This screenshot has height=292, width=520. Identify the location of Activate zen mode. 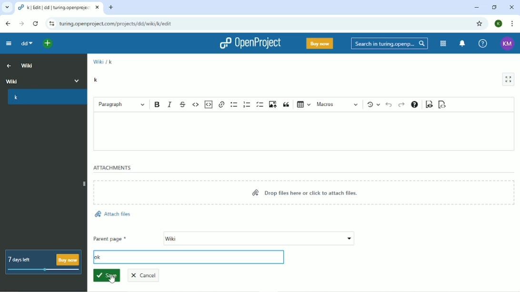
(509, 79).